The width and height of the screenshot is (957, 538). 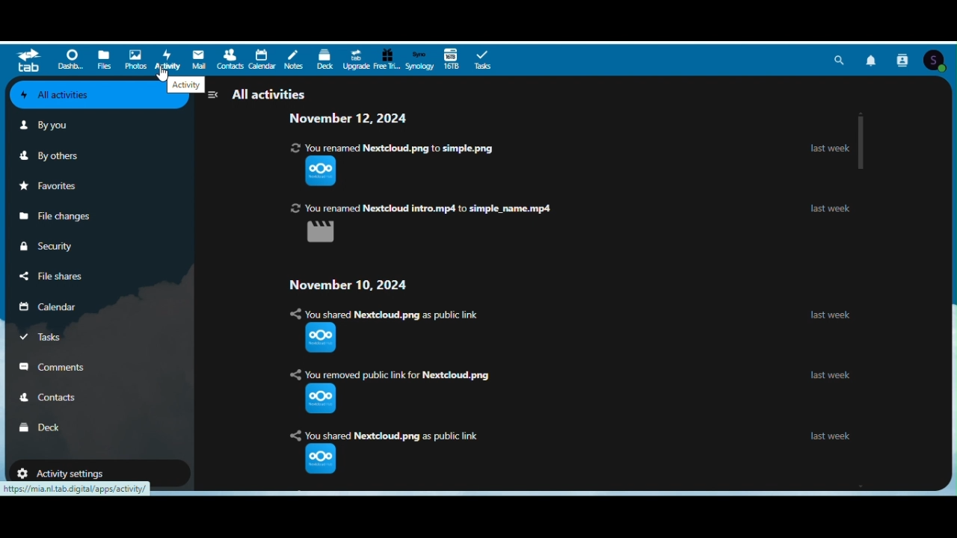 What do you see at coordinates (55, 187) in the screenshot?
I see `Favorites` at bounding box center [55, 187].